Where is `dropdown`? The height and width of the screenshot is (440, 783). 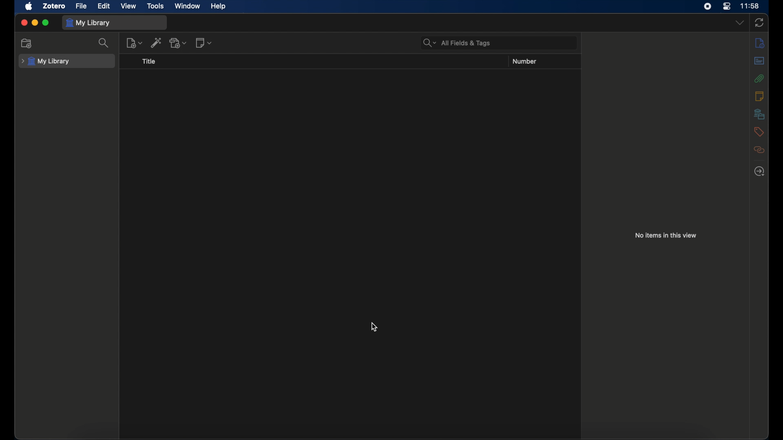 dropdown is located at coordinates (740, 22).